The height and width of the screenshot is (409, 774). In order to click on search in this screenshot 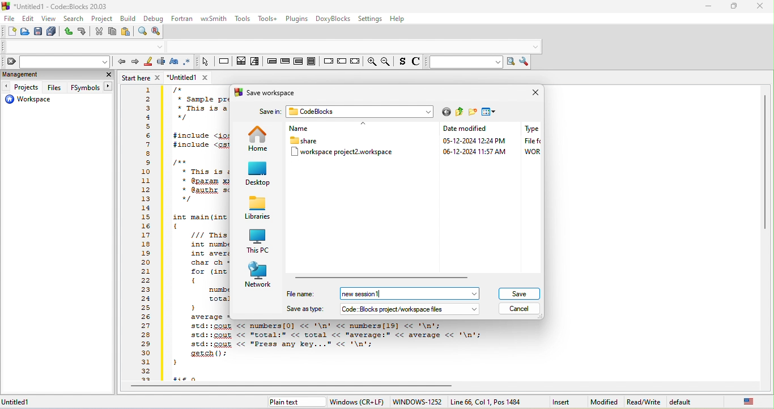, I will do `click(74, 18)`.